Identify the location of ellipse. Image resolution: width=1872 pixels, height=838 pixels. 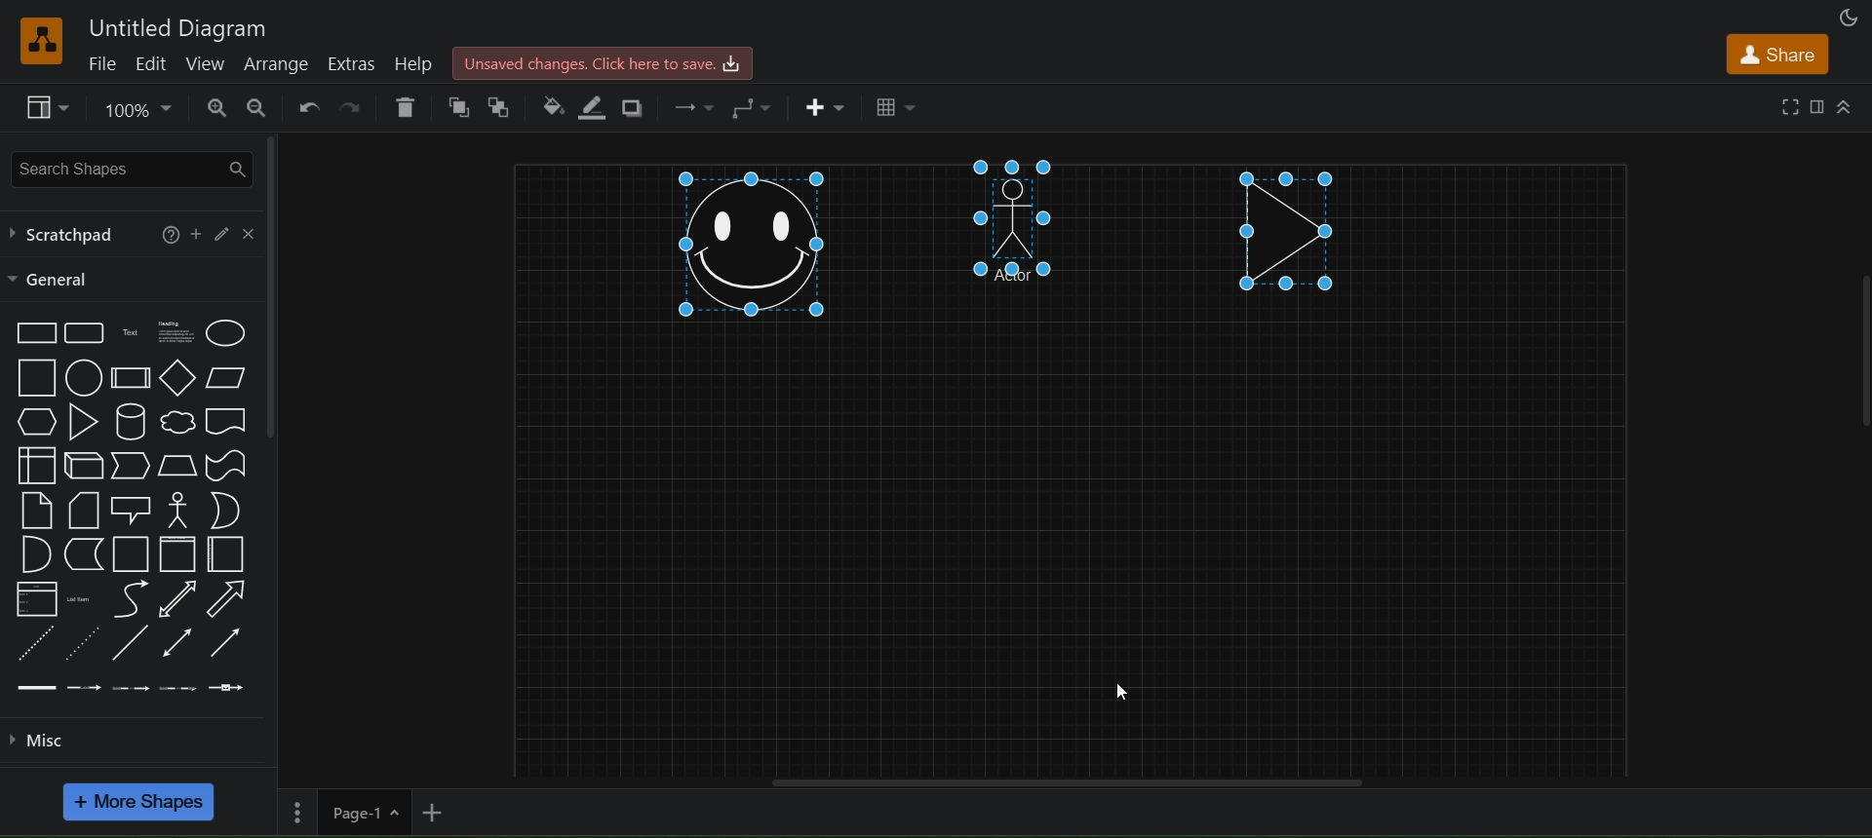
(224, 333).